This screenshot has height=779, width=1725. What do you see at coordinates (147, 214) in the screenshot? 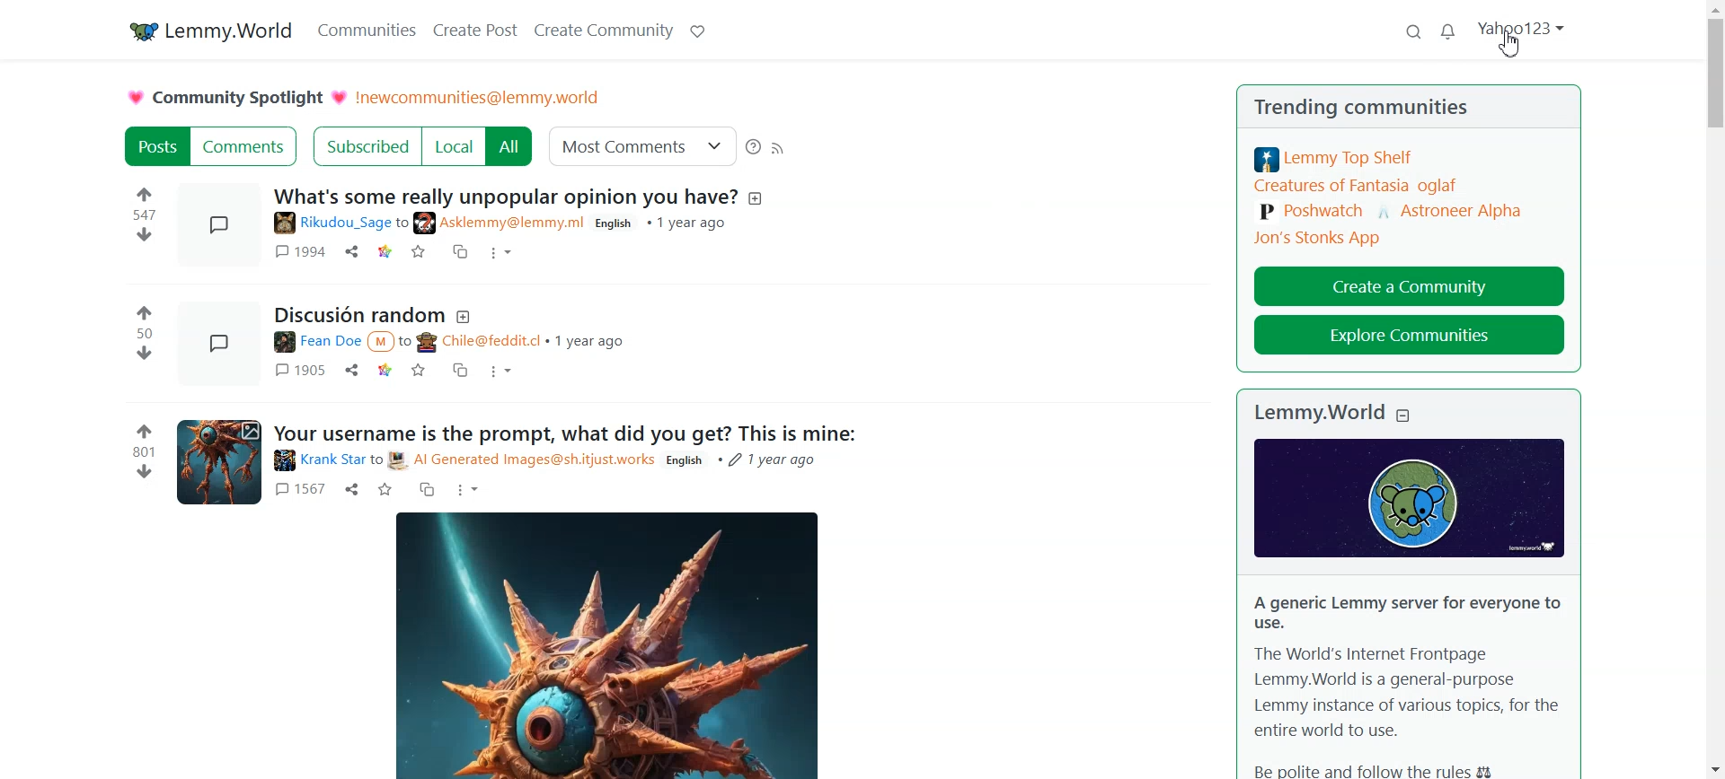
I see `547` at bounding box center [147, 214].